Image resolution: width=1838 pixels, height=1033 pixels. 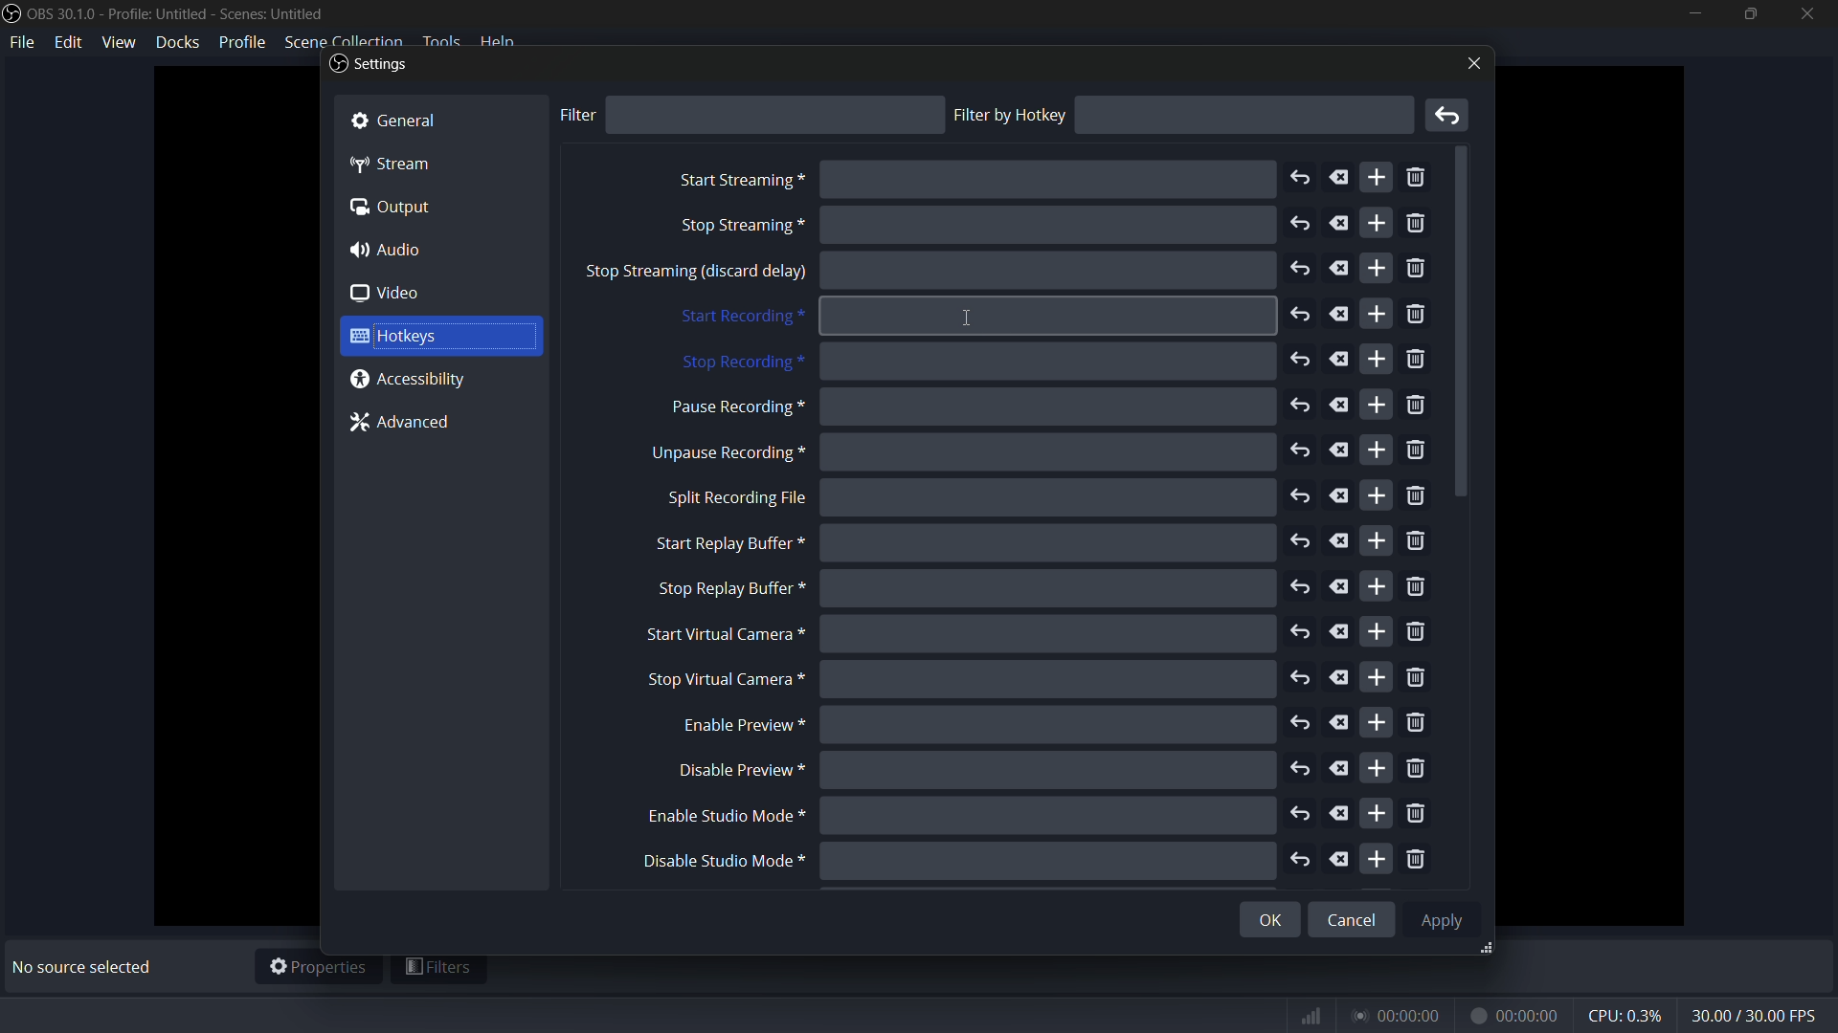 What do you see at coordinates (740, 363) in the screenshot?
I see `stop recording` at bounding box center [740, 363].